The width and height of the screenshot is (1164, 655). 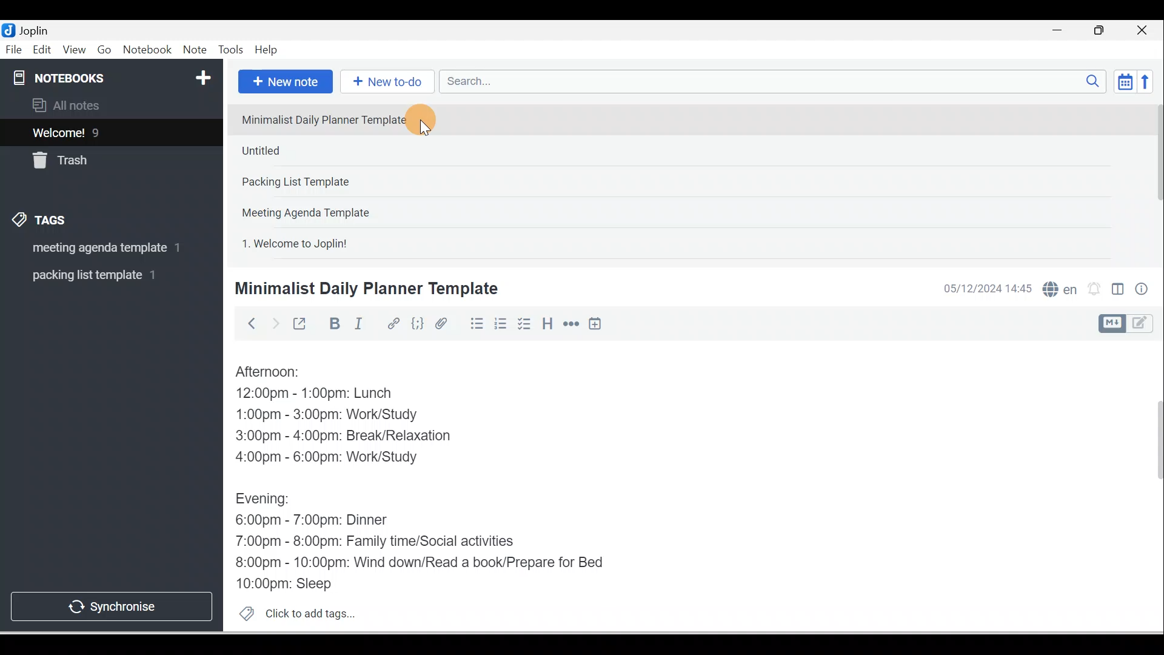 I want to click on Code, so click(x=418, y=324).